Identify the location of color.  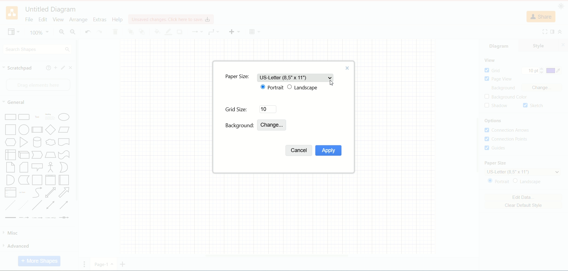
(554, 71).